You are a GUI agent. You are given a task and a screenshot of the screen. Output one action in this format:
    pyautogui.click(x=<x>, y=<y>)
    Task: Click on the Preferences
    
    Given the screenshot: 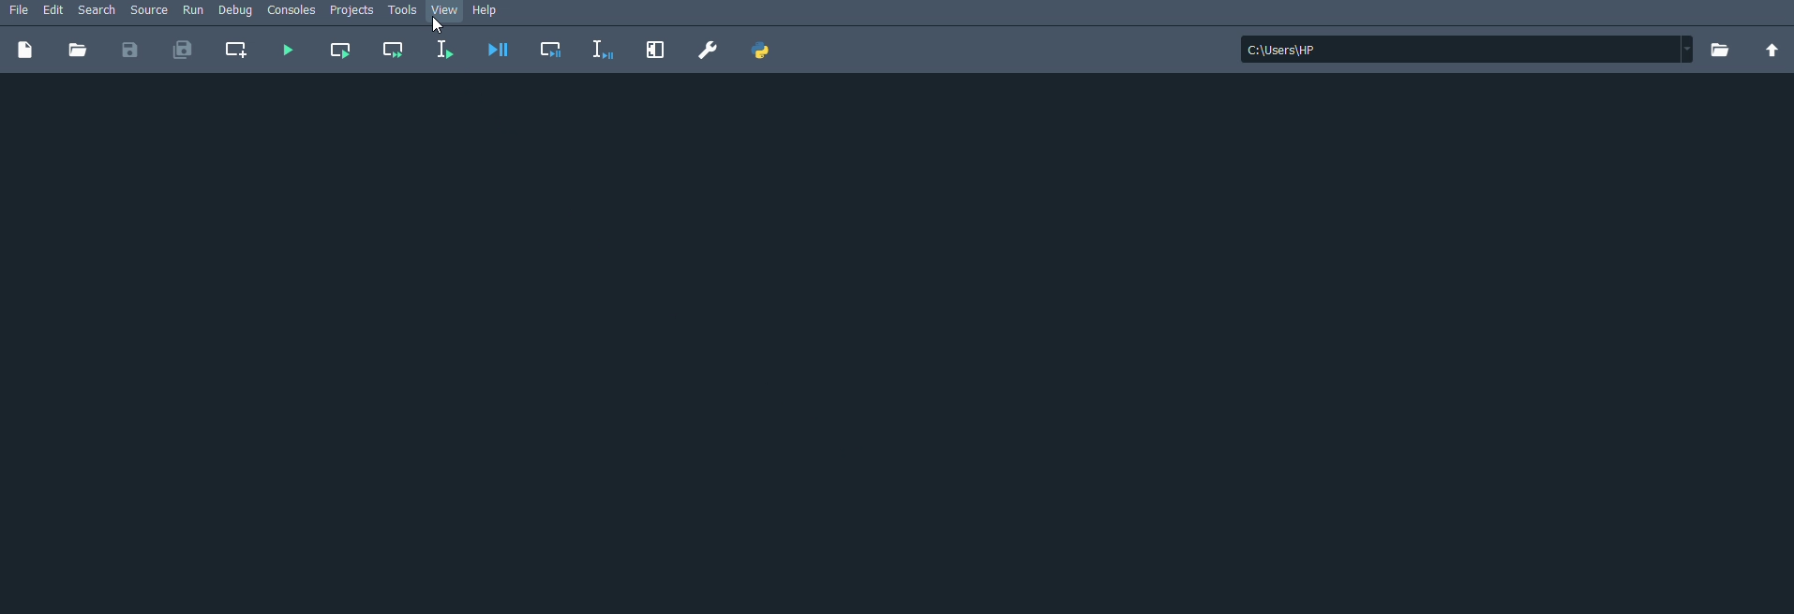 What is the action you would take?
    pyautogui.click(x=706, y=50)
    